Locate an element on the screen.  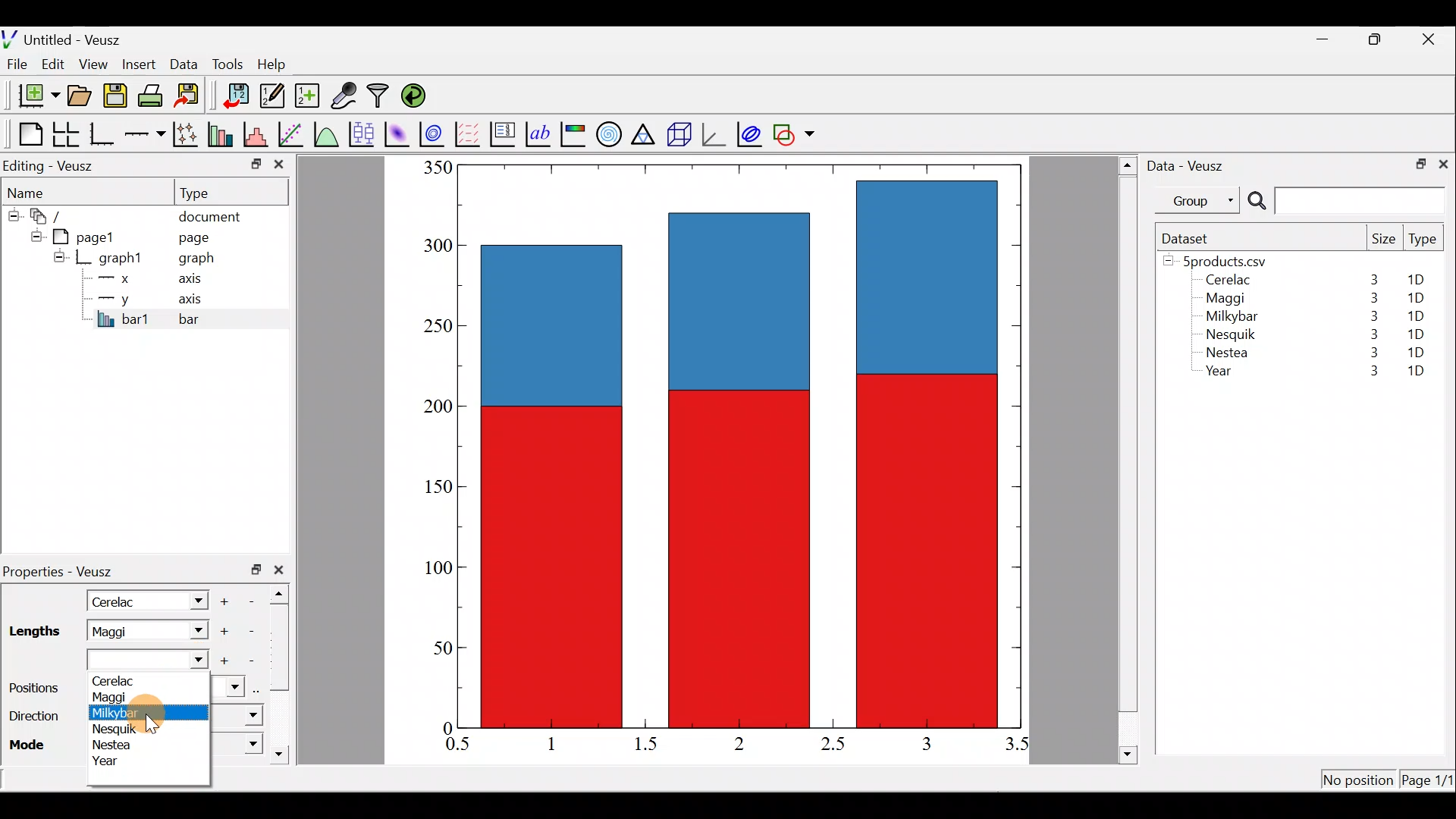
Import data into veusz is located at coordinates (237, 96).